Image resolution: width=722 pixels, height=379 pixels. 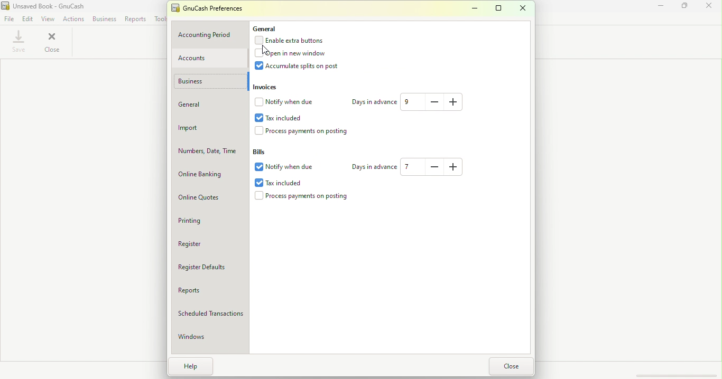 I want to click on Days in advance, so click(x=375, y=167).